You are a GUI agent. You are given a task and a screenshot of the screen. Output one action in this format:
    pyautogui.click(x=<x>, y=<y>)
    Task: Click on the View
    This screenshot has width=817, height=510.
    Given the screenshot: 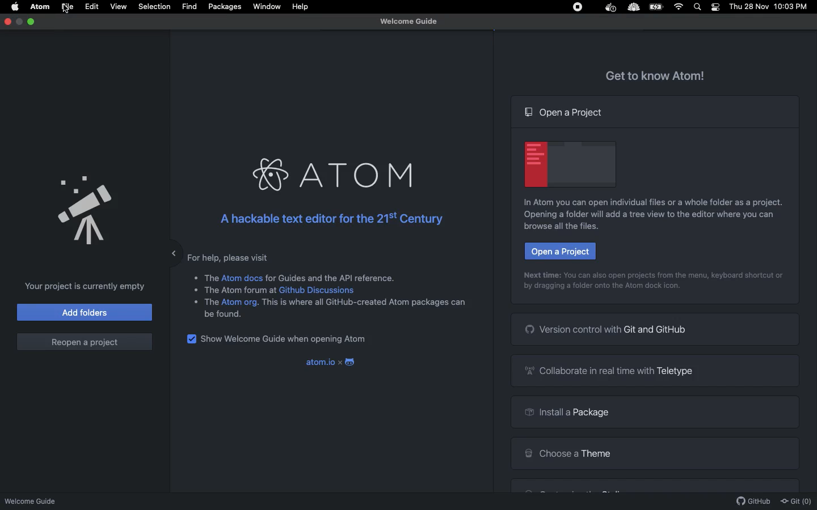 What is the action you would take?
    pyautogui.click(x=118, y=6)
    